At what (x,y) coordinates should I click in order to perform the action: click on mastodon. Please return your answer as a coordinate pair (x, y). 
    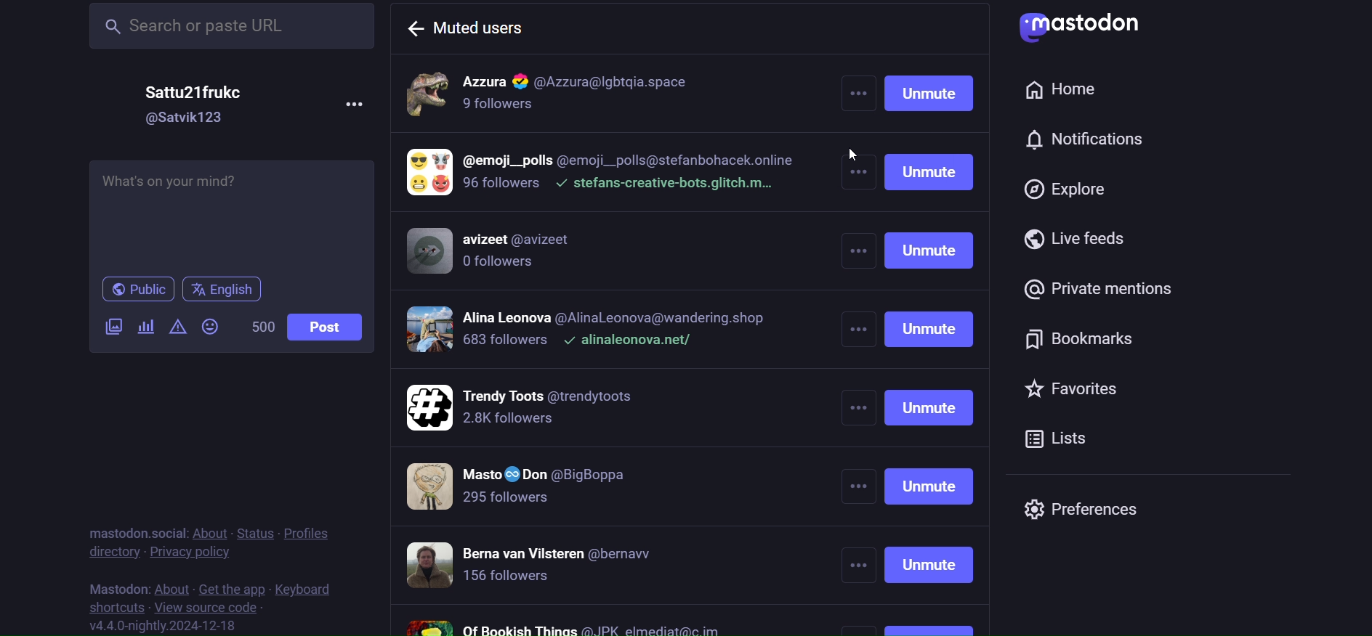
    Looking at the image, I should click on (118, 586).